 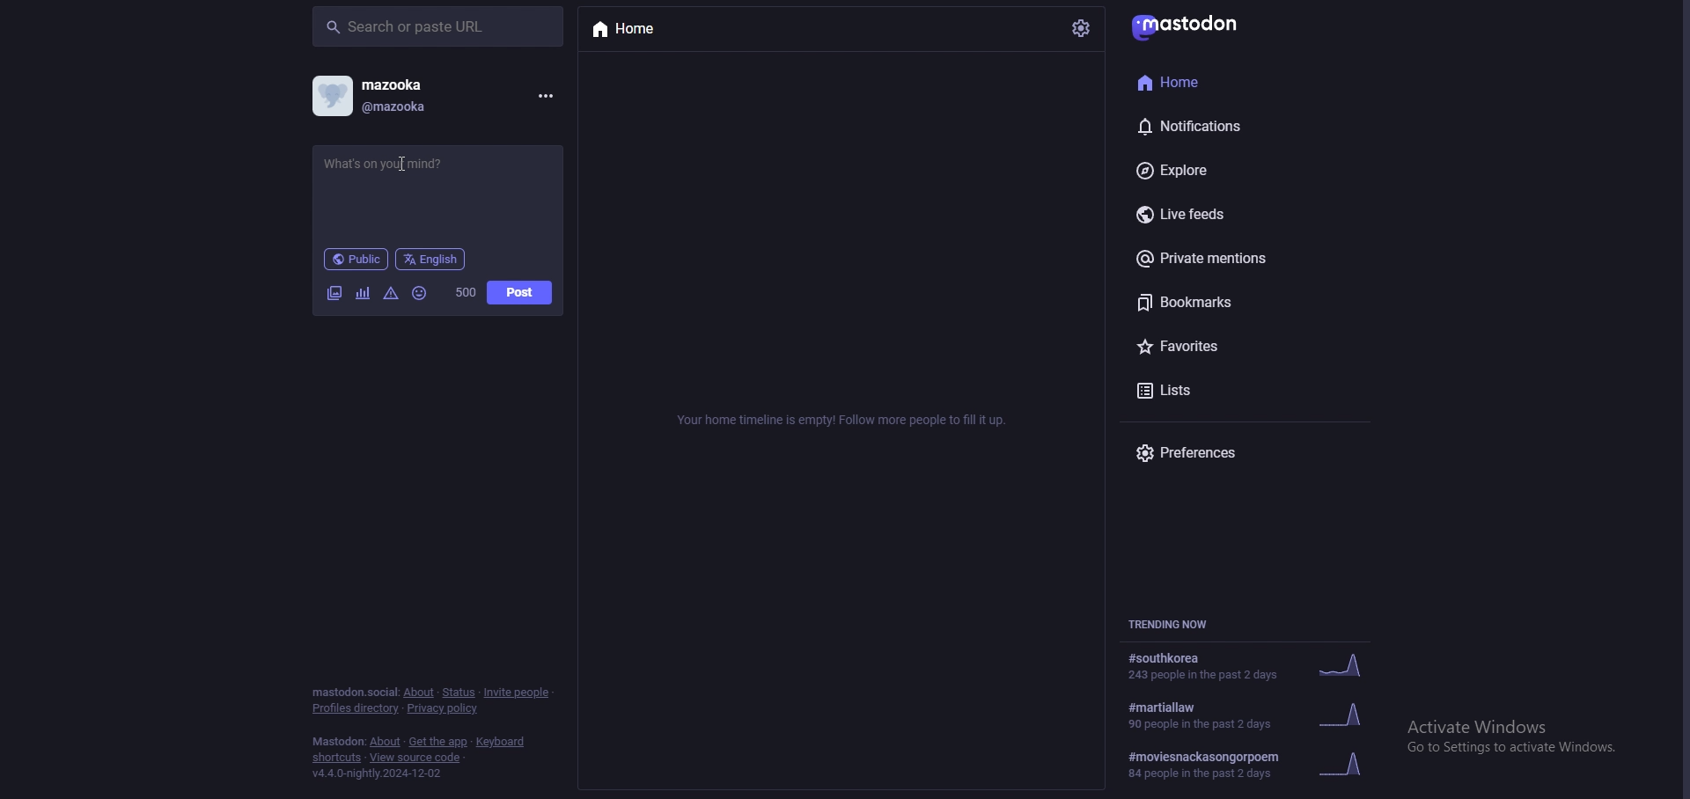 I want to click on status, so click(x=1237, y=1910).